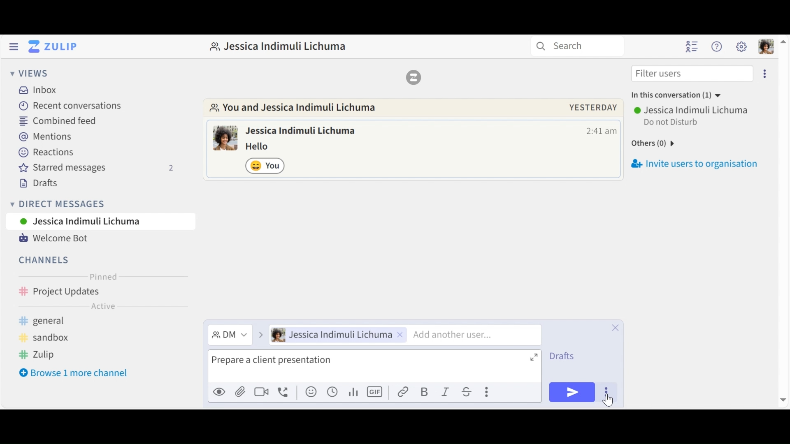 This screenshot has height=444, width=790. Describe the element at coordinates (266, 165) in the screenshot. I see `Click to remove emoji reaction` at that location.